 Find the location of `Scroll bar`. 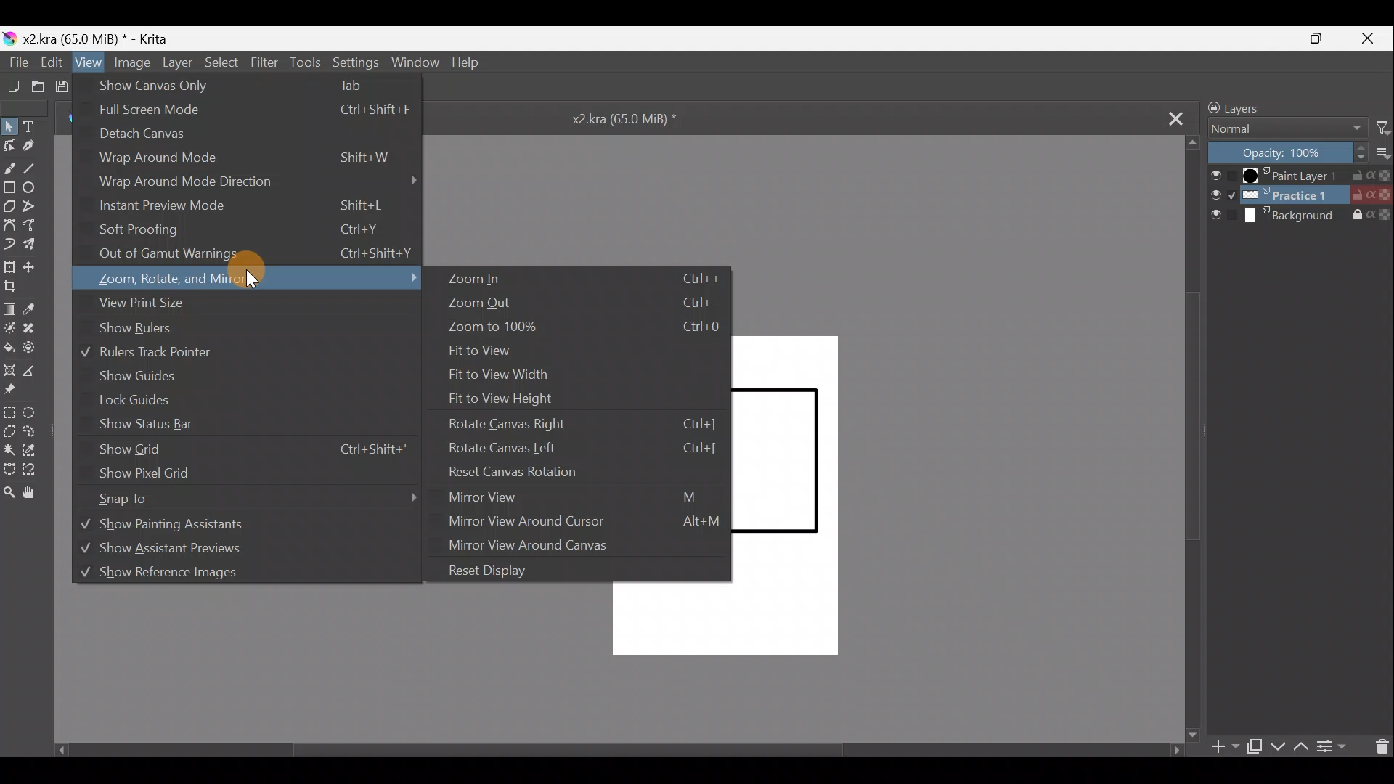

Scroll bar is located at coordinates (1192, 440).